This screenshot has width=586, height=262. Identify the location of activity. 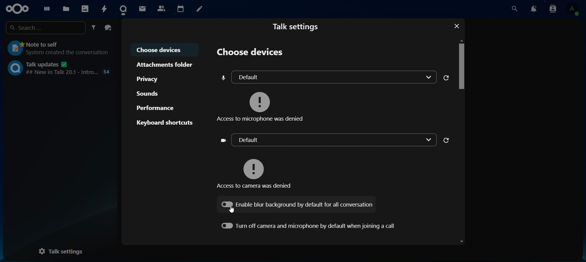
(106, 9).